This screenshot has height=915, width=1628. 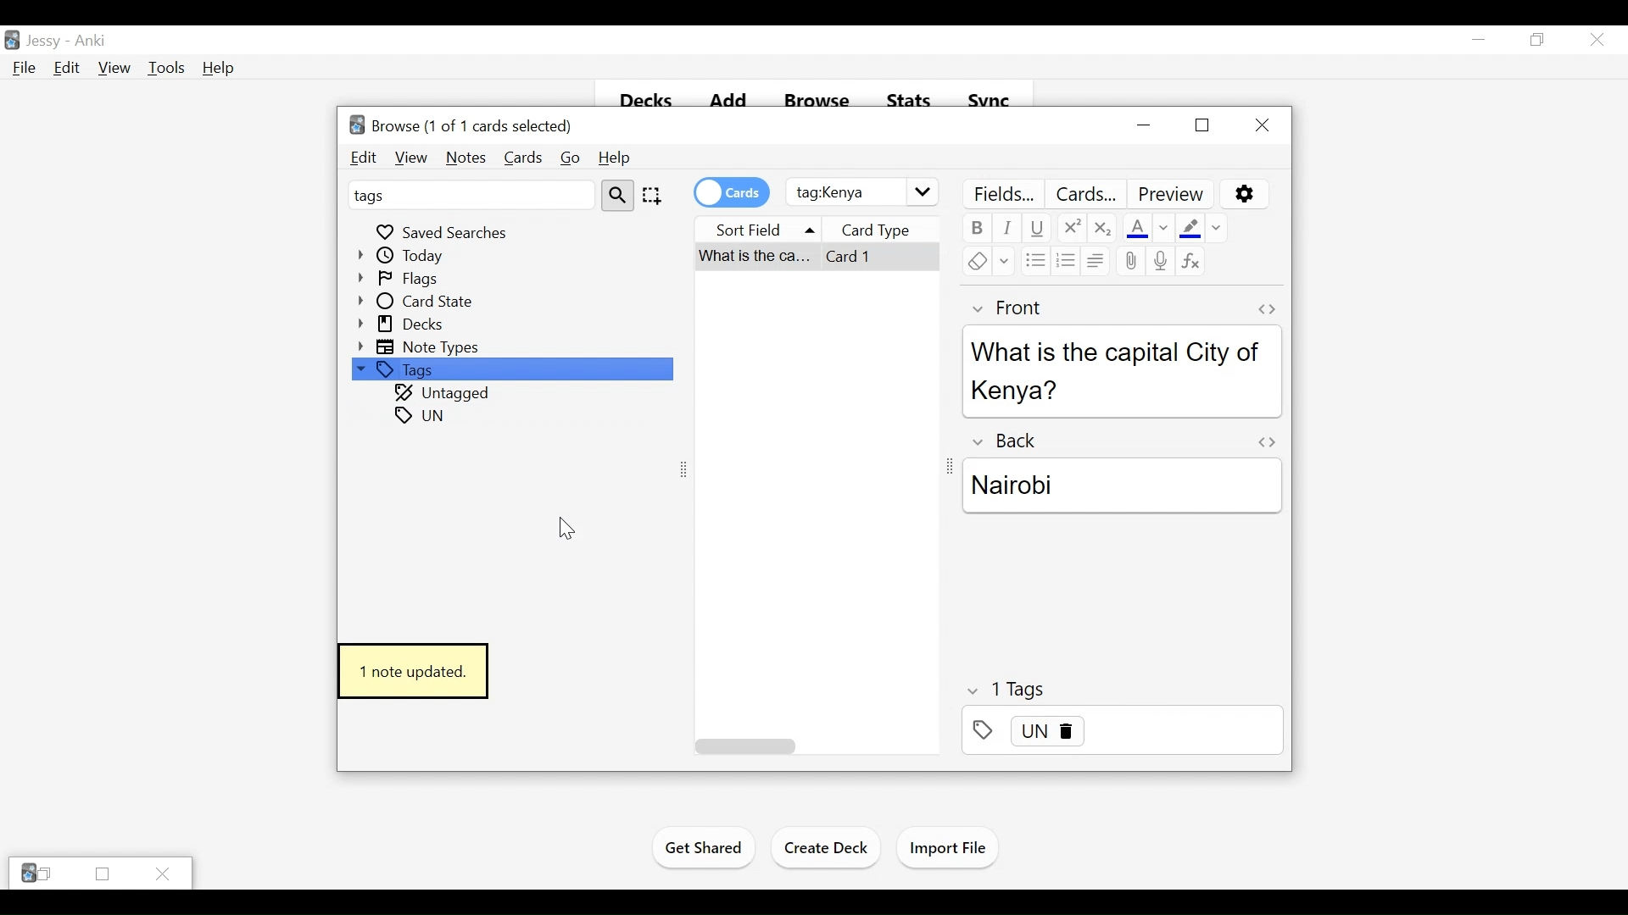 What do you see at coordinates (818, 258) in the screenshot?
I see `Selected Card` at bounding box center [818, 258].